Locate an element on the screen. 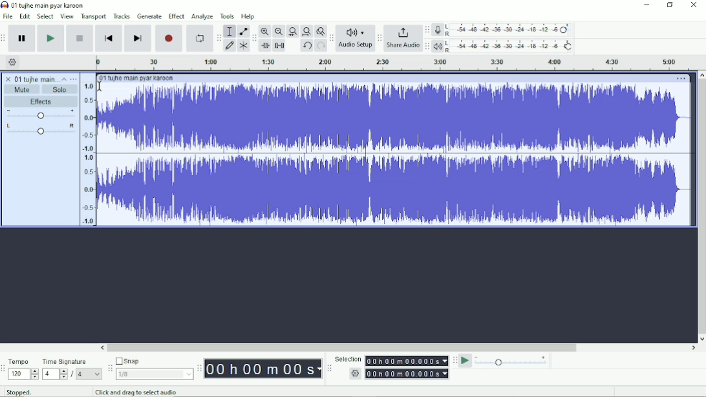  File is located at coordinates (8, 16).